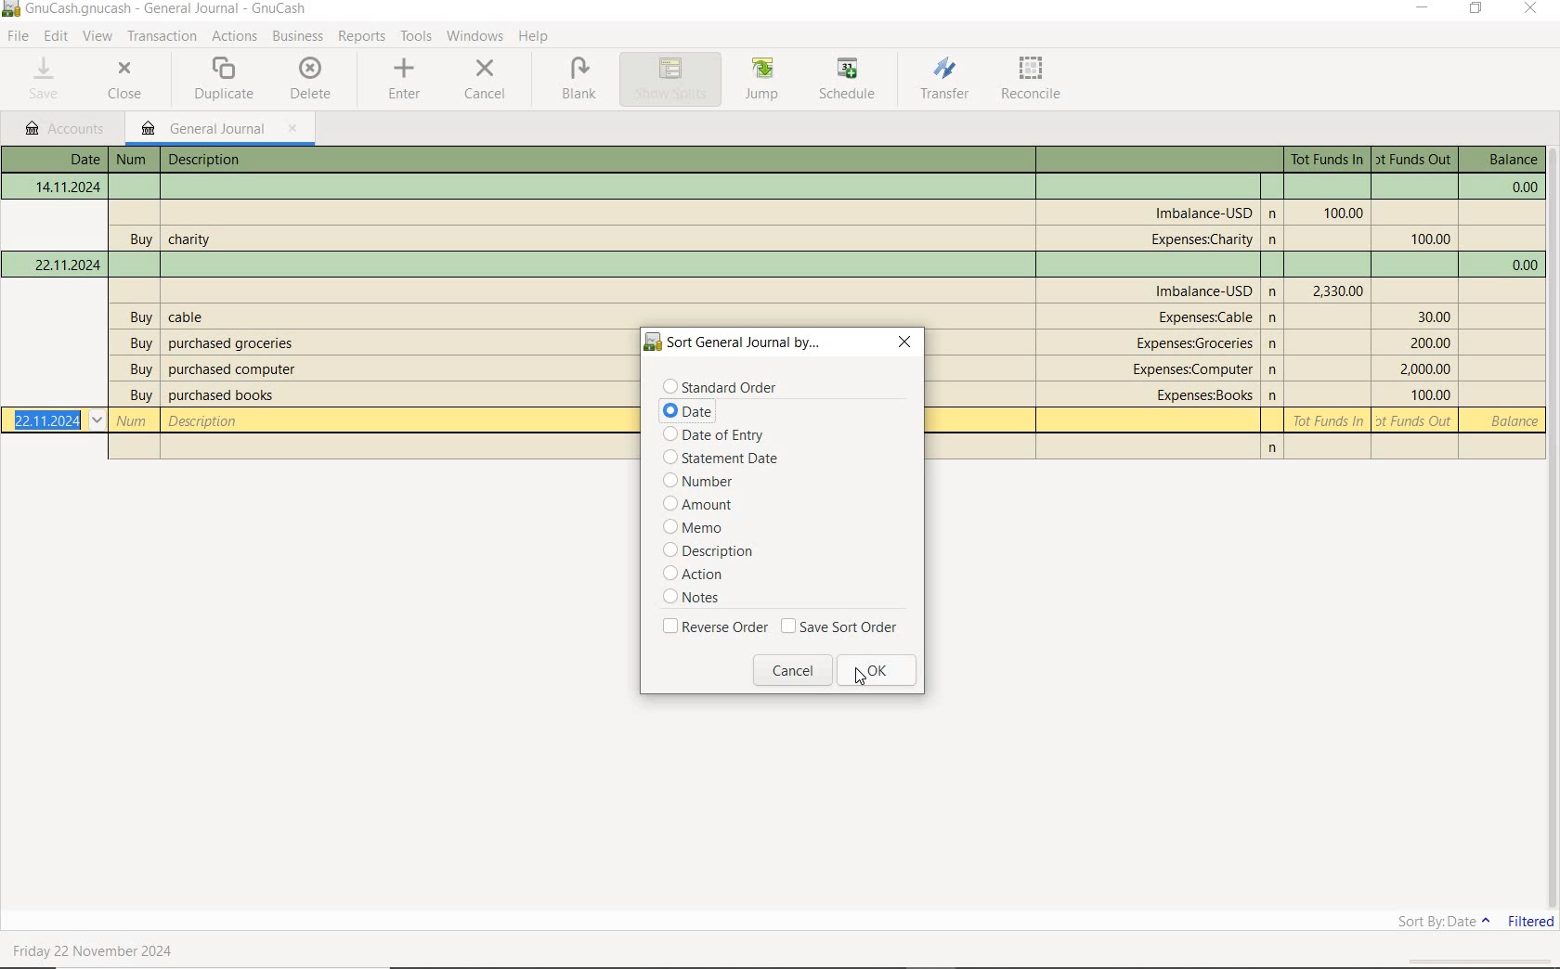  What do you see at coordinates (165, 36) in the screenshot?
I see `transactions` at bounding box center [165, 36].